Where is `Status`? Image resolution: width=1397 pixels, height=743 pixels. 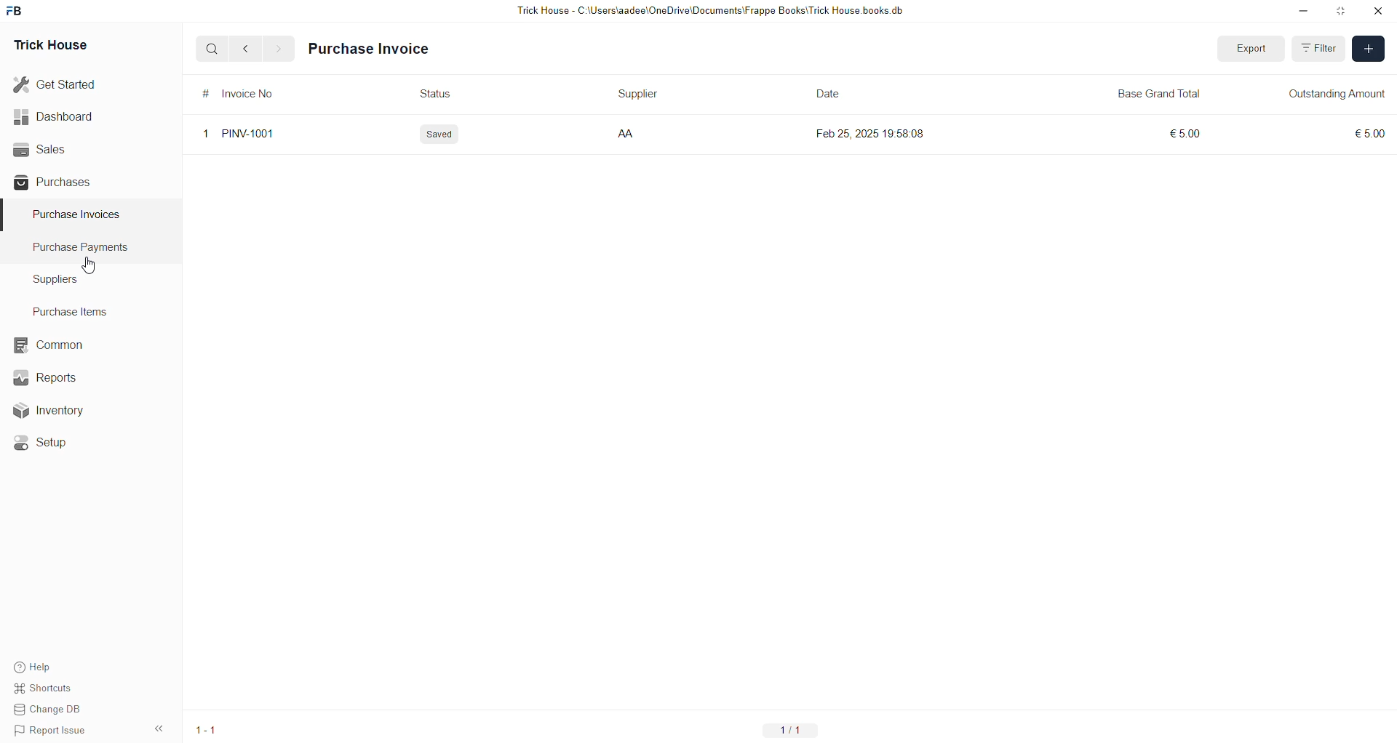 Status is located at coordinates (433, 92).